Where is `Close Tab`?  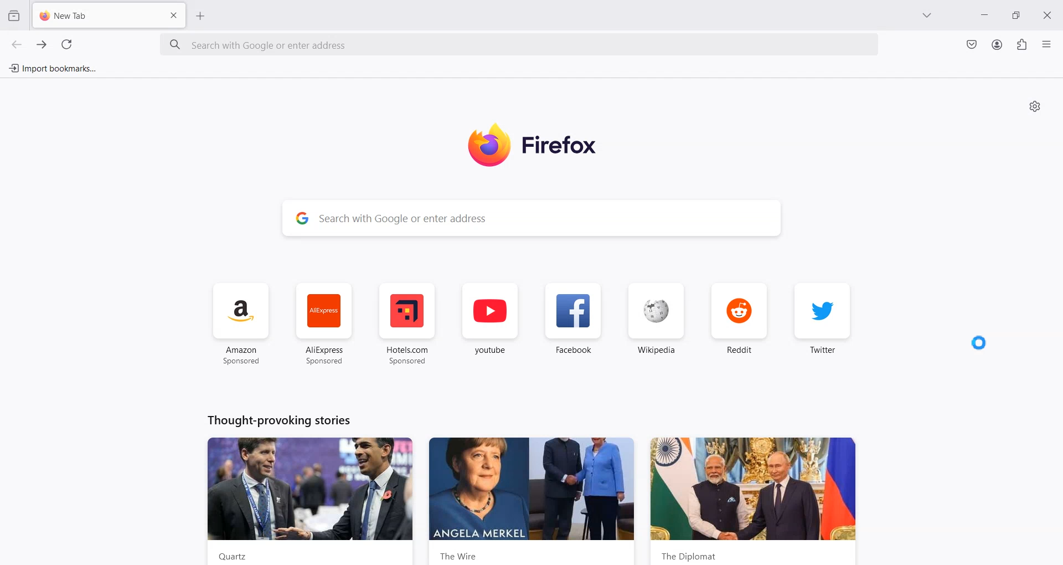 Close Tab is located at coordinates (174, 14).